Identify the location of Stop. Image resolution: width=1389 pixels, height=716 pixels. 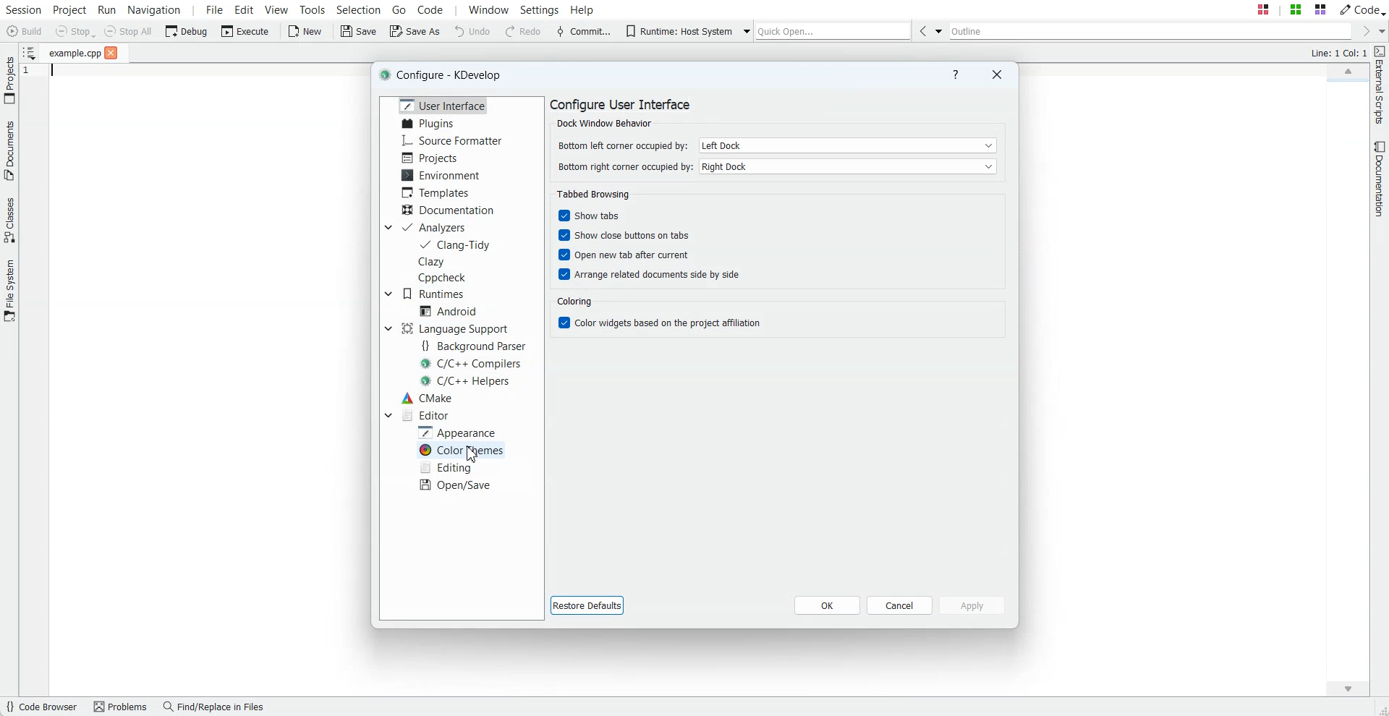
(75, 32).